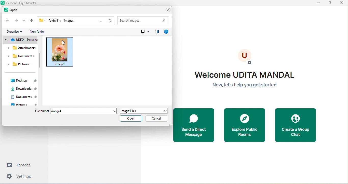 This screenshot has height=184, width=348. I want to click on close, so click(167, 9).